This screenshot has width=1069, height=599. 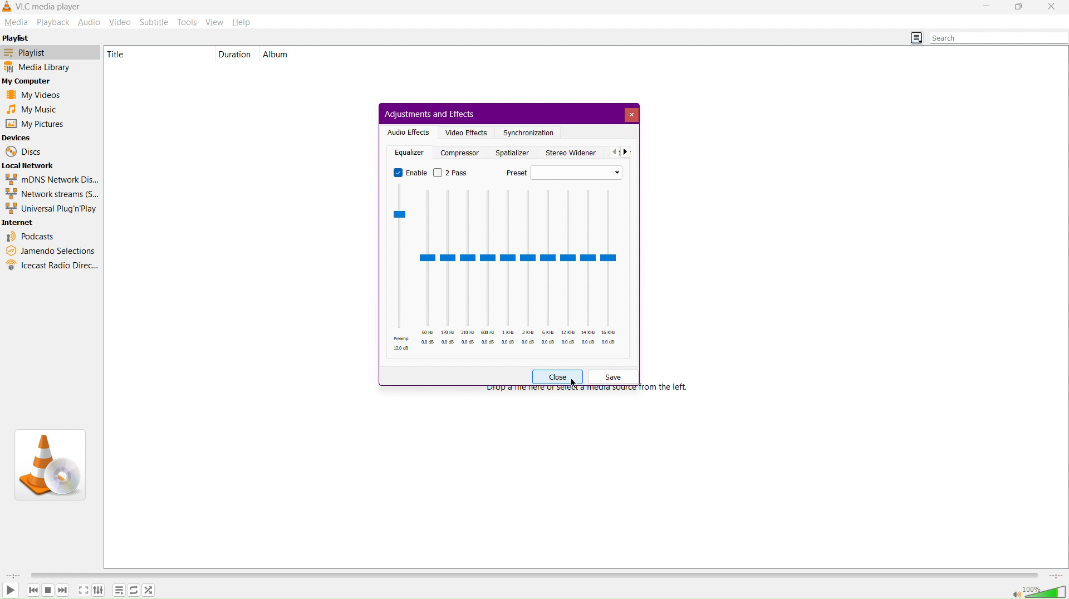 I want to click on Playlist, so click(x=51, y=52).